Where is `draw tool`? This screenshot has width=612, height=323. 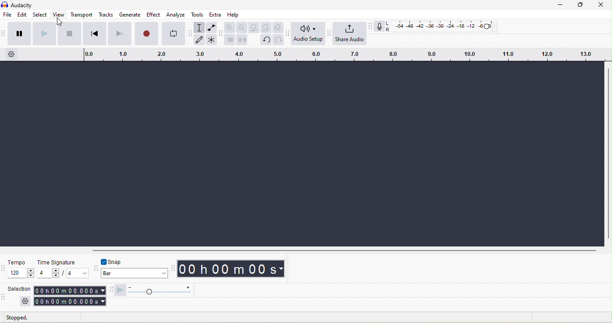 draw tool is located at coordinates (199, 39).